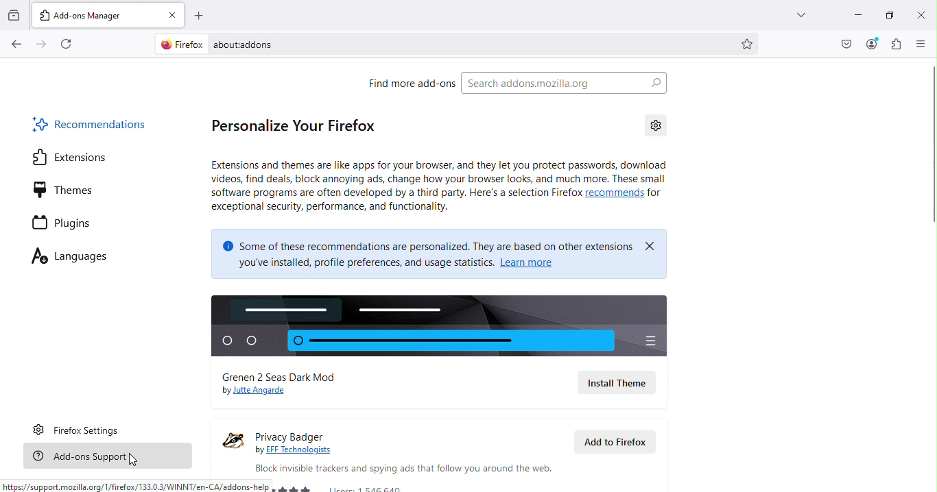  What do you see at coordinates (931, 145) in the screenshot?
I see `vertical scrollbar` at bounding box center [931, 145].